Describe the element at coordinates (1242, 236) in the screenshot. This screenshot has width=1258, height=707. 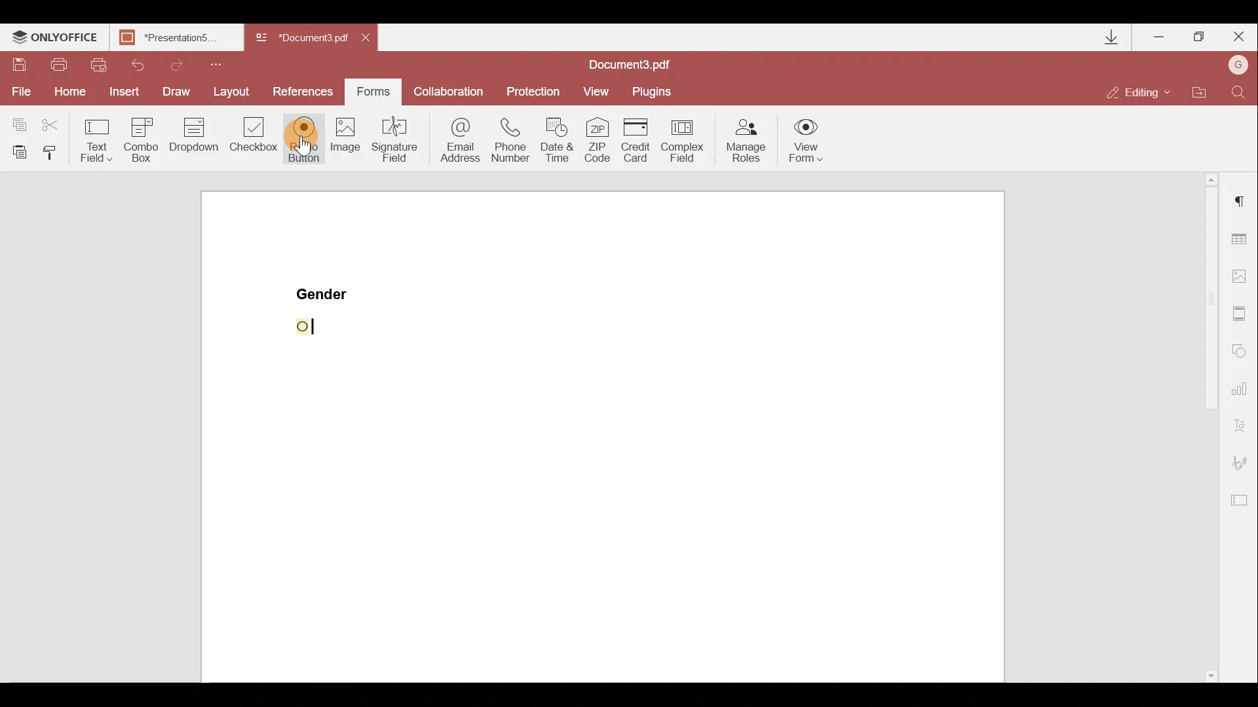
I see `Table settings` at that location.